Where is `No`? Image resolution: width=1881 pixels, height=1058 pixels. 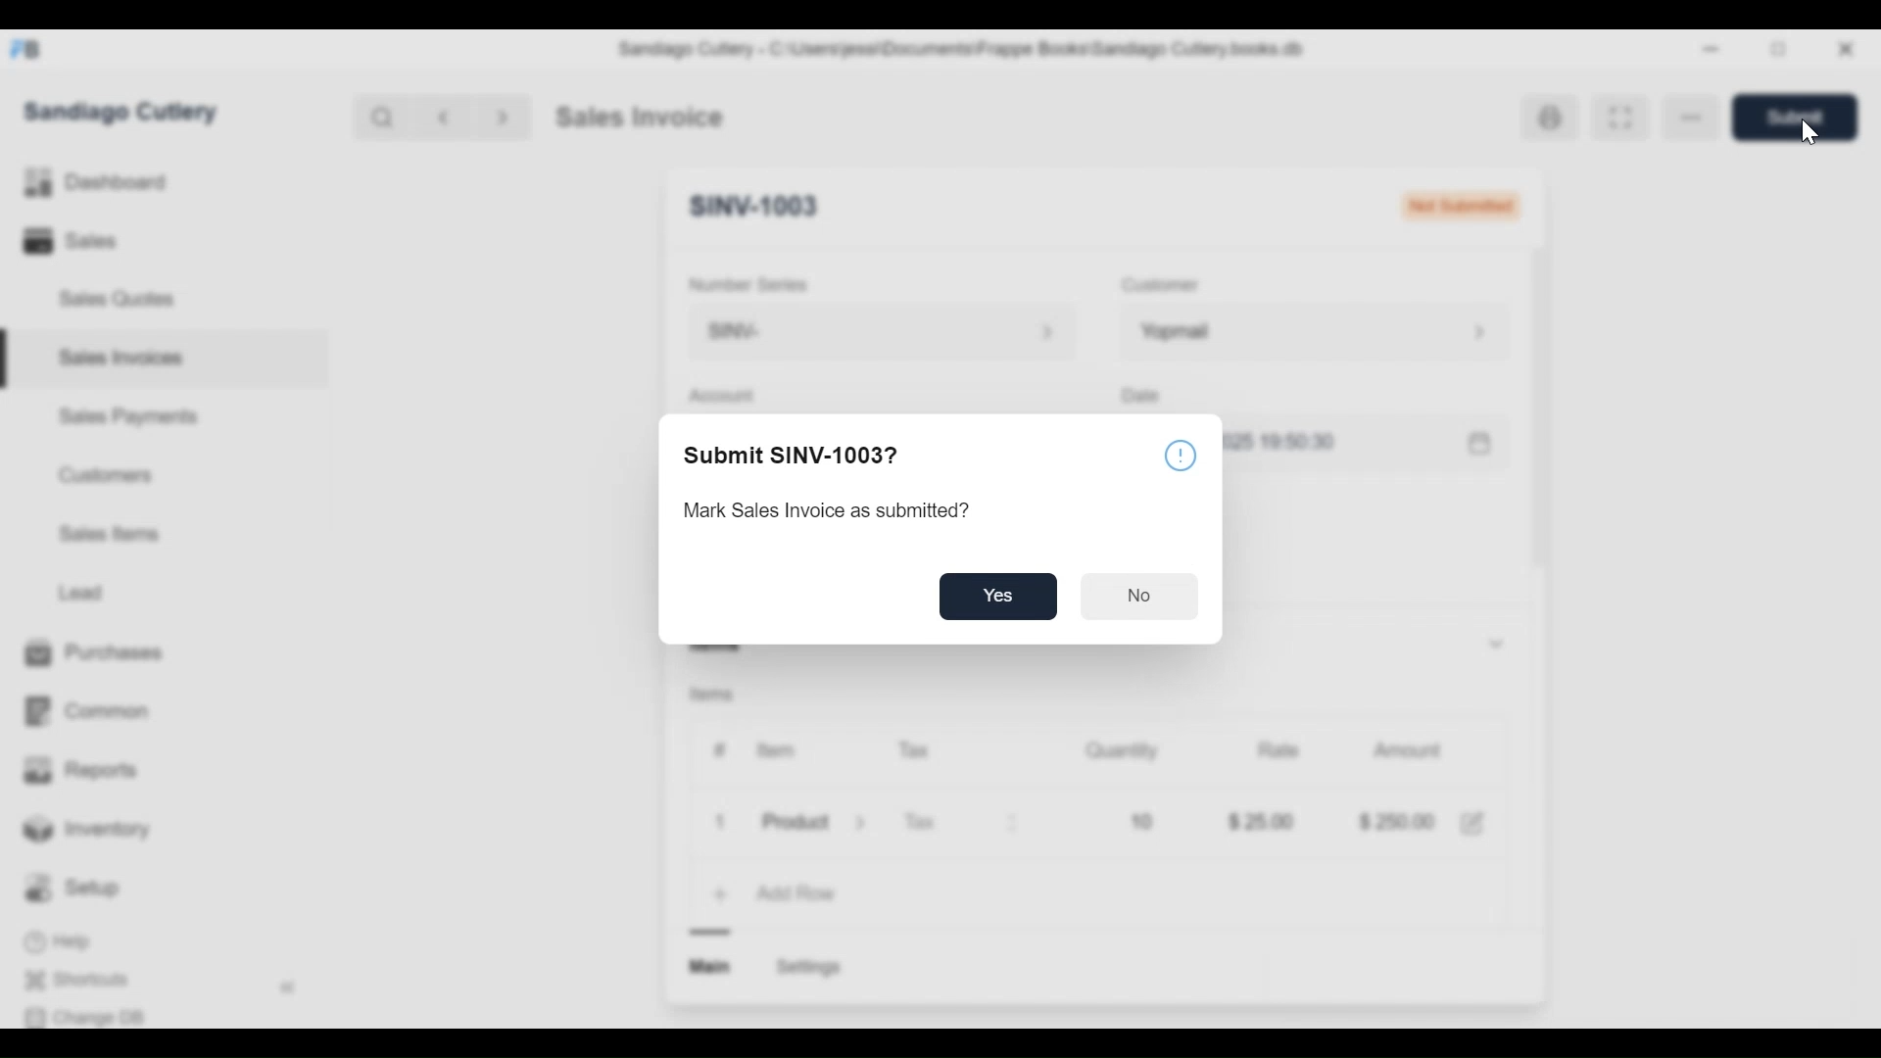
No is located at coordinates (1136, 597).